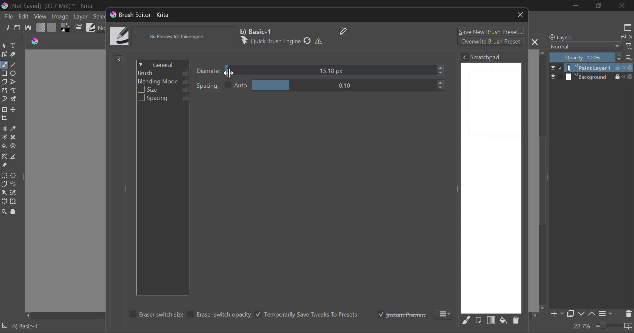 This screenshot has width=634, height=333. I want to click on Pan, so click(14, 211).